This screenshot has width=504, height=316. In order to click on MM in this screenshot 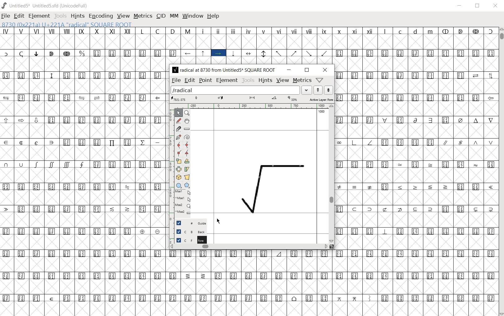, I will do `click(173, 16)`.